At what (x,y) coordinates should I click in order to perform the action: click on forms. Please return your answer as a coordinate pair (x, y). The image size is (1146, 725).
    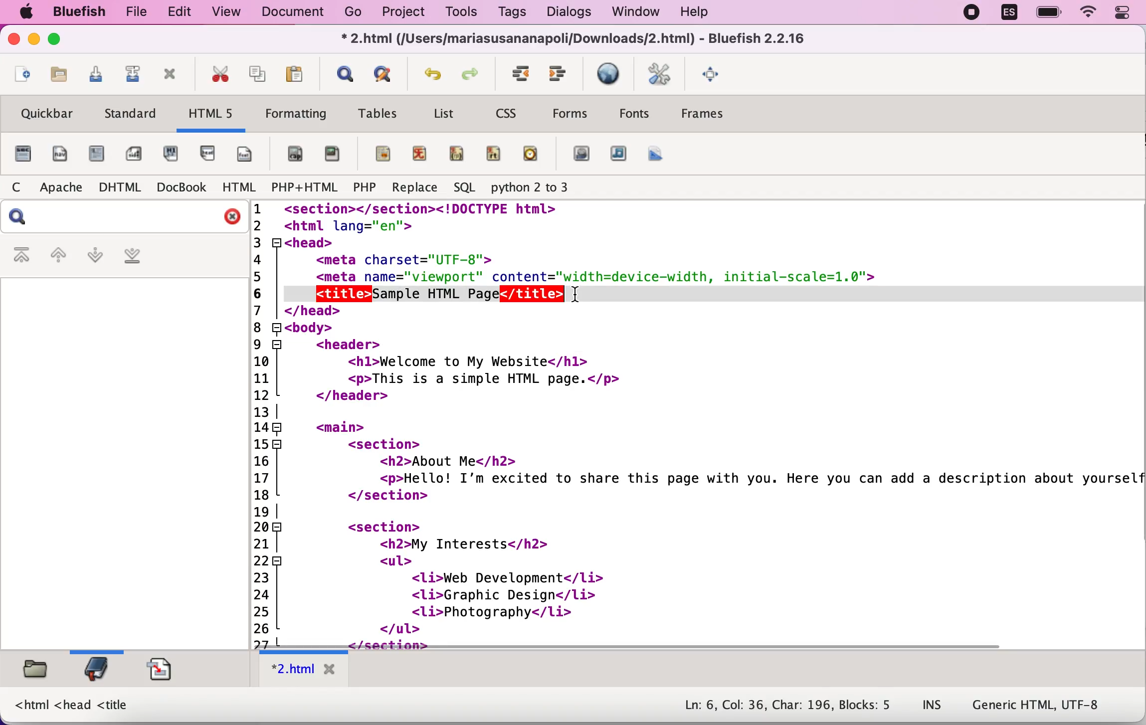
    Looking at the image, I should click on (574, 114).